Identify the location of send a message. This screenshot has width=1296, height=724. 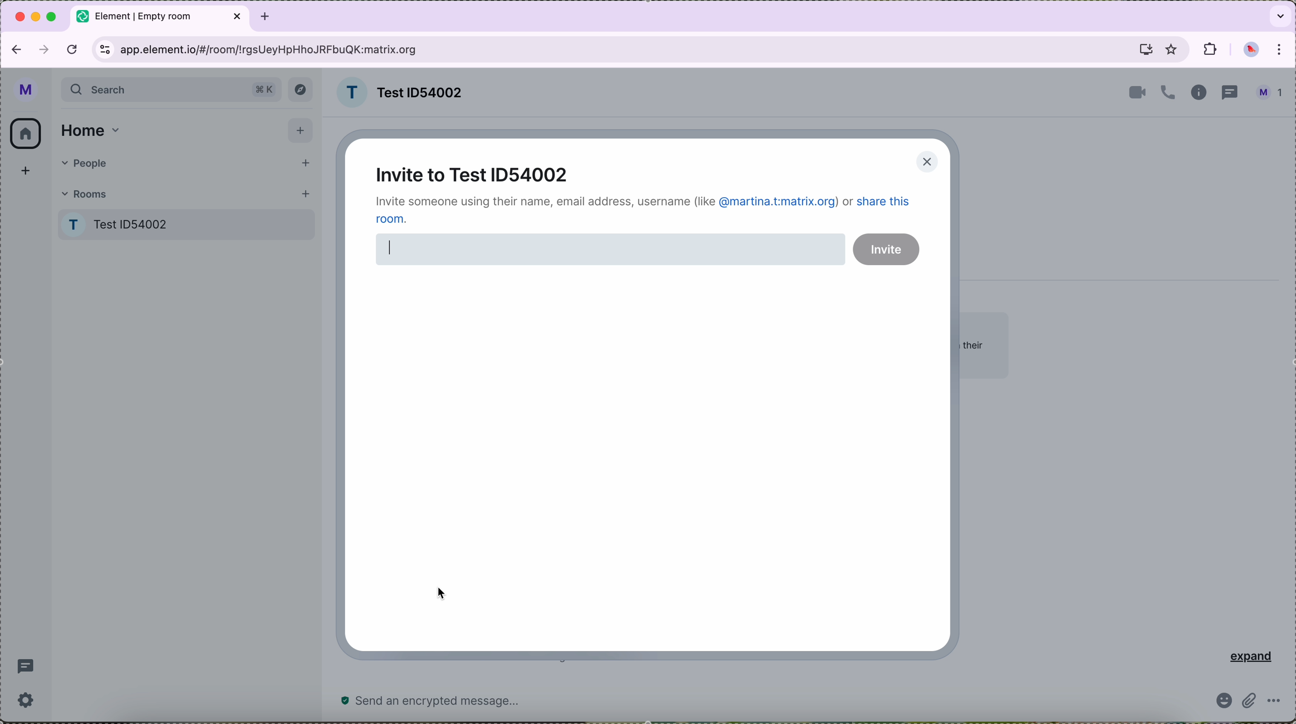
(478, 702).